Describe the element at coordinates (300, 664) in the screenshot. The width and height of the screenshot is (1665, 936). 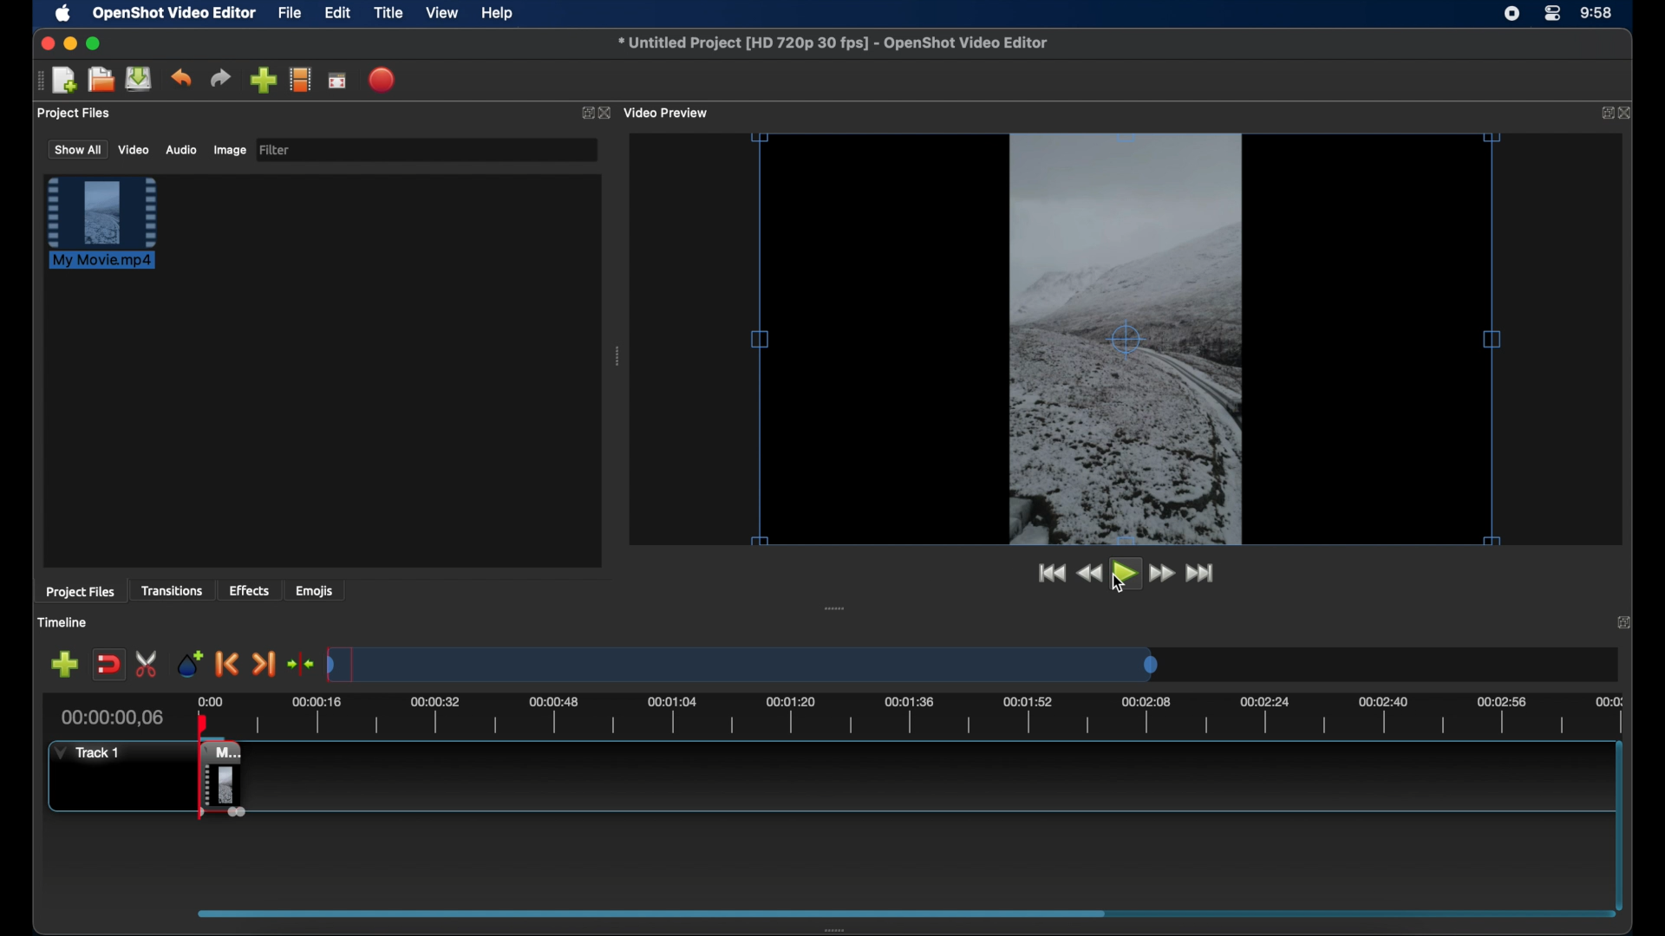
I see `center the playhead on the timeline` at that location.